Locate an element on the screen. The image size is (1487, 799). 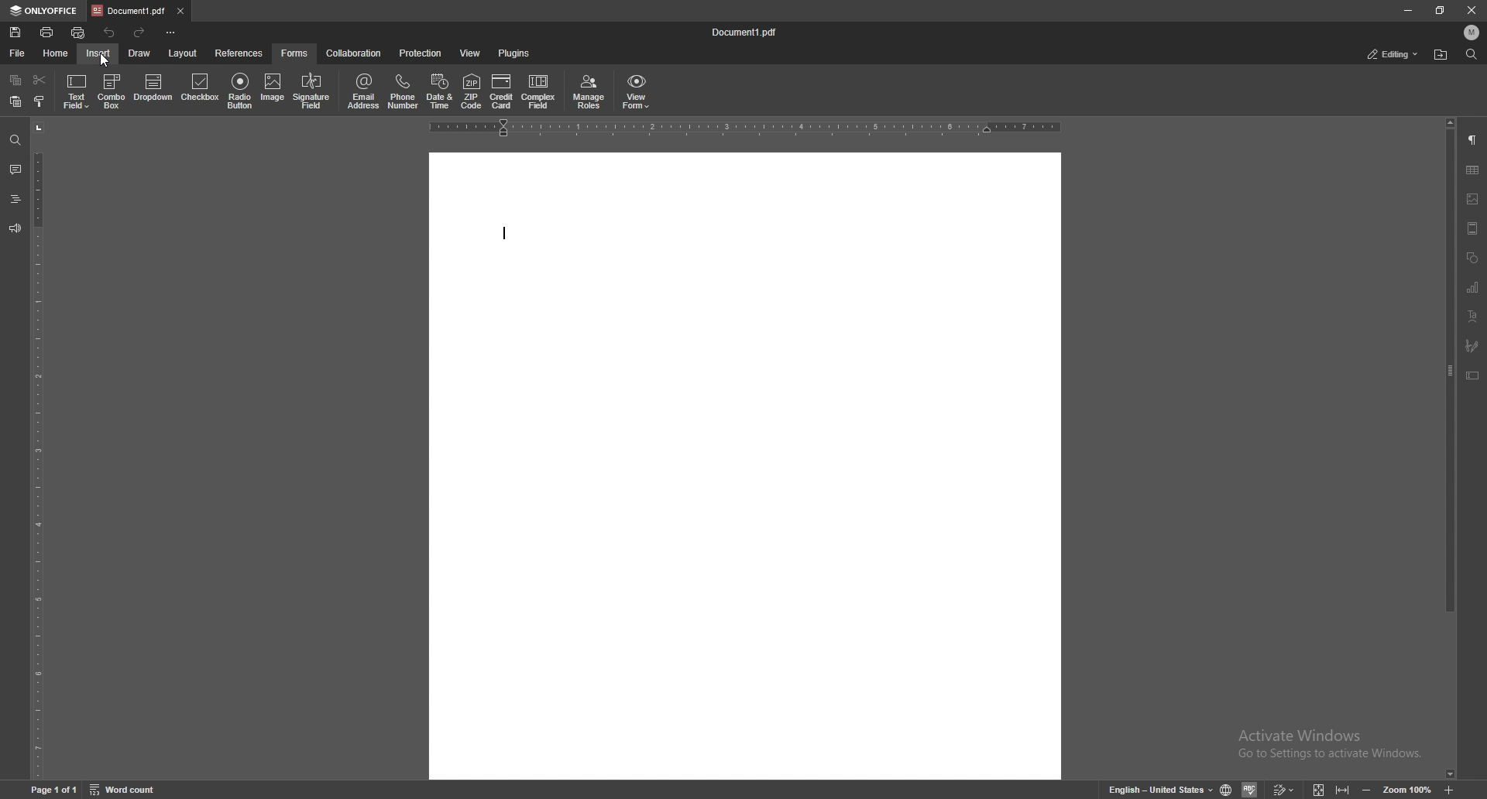
radio button is located at coordinates (240, 91).